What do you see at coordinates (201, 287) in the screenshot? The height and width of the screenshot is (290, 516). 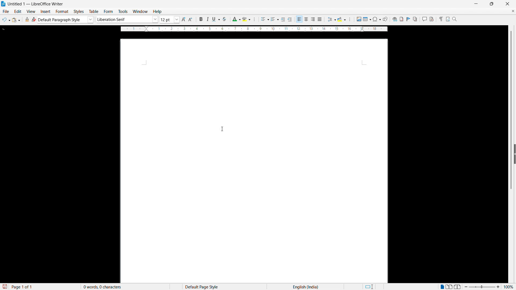 I see `Default page style ` at bounding box center [201, 287].